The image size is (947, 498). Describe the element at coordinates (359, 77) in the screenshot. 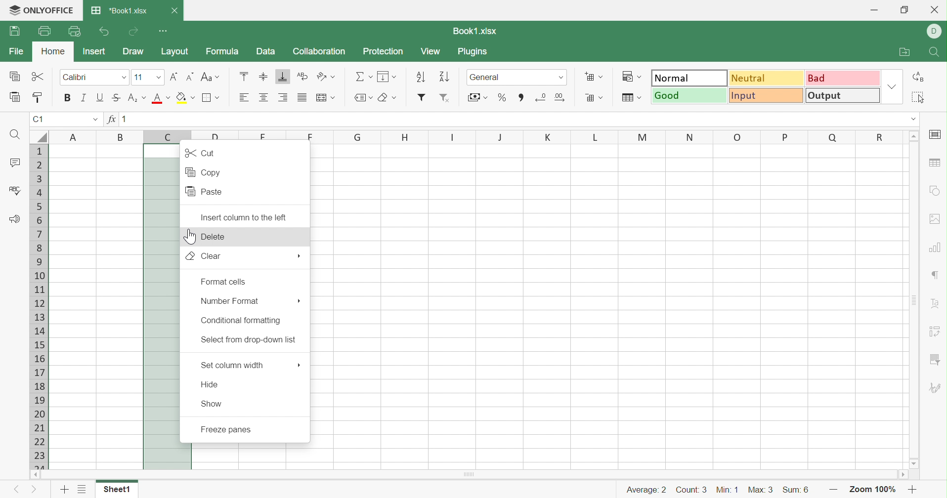

I see `Summation` at that location.